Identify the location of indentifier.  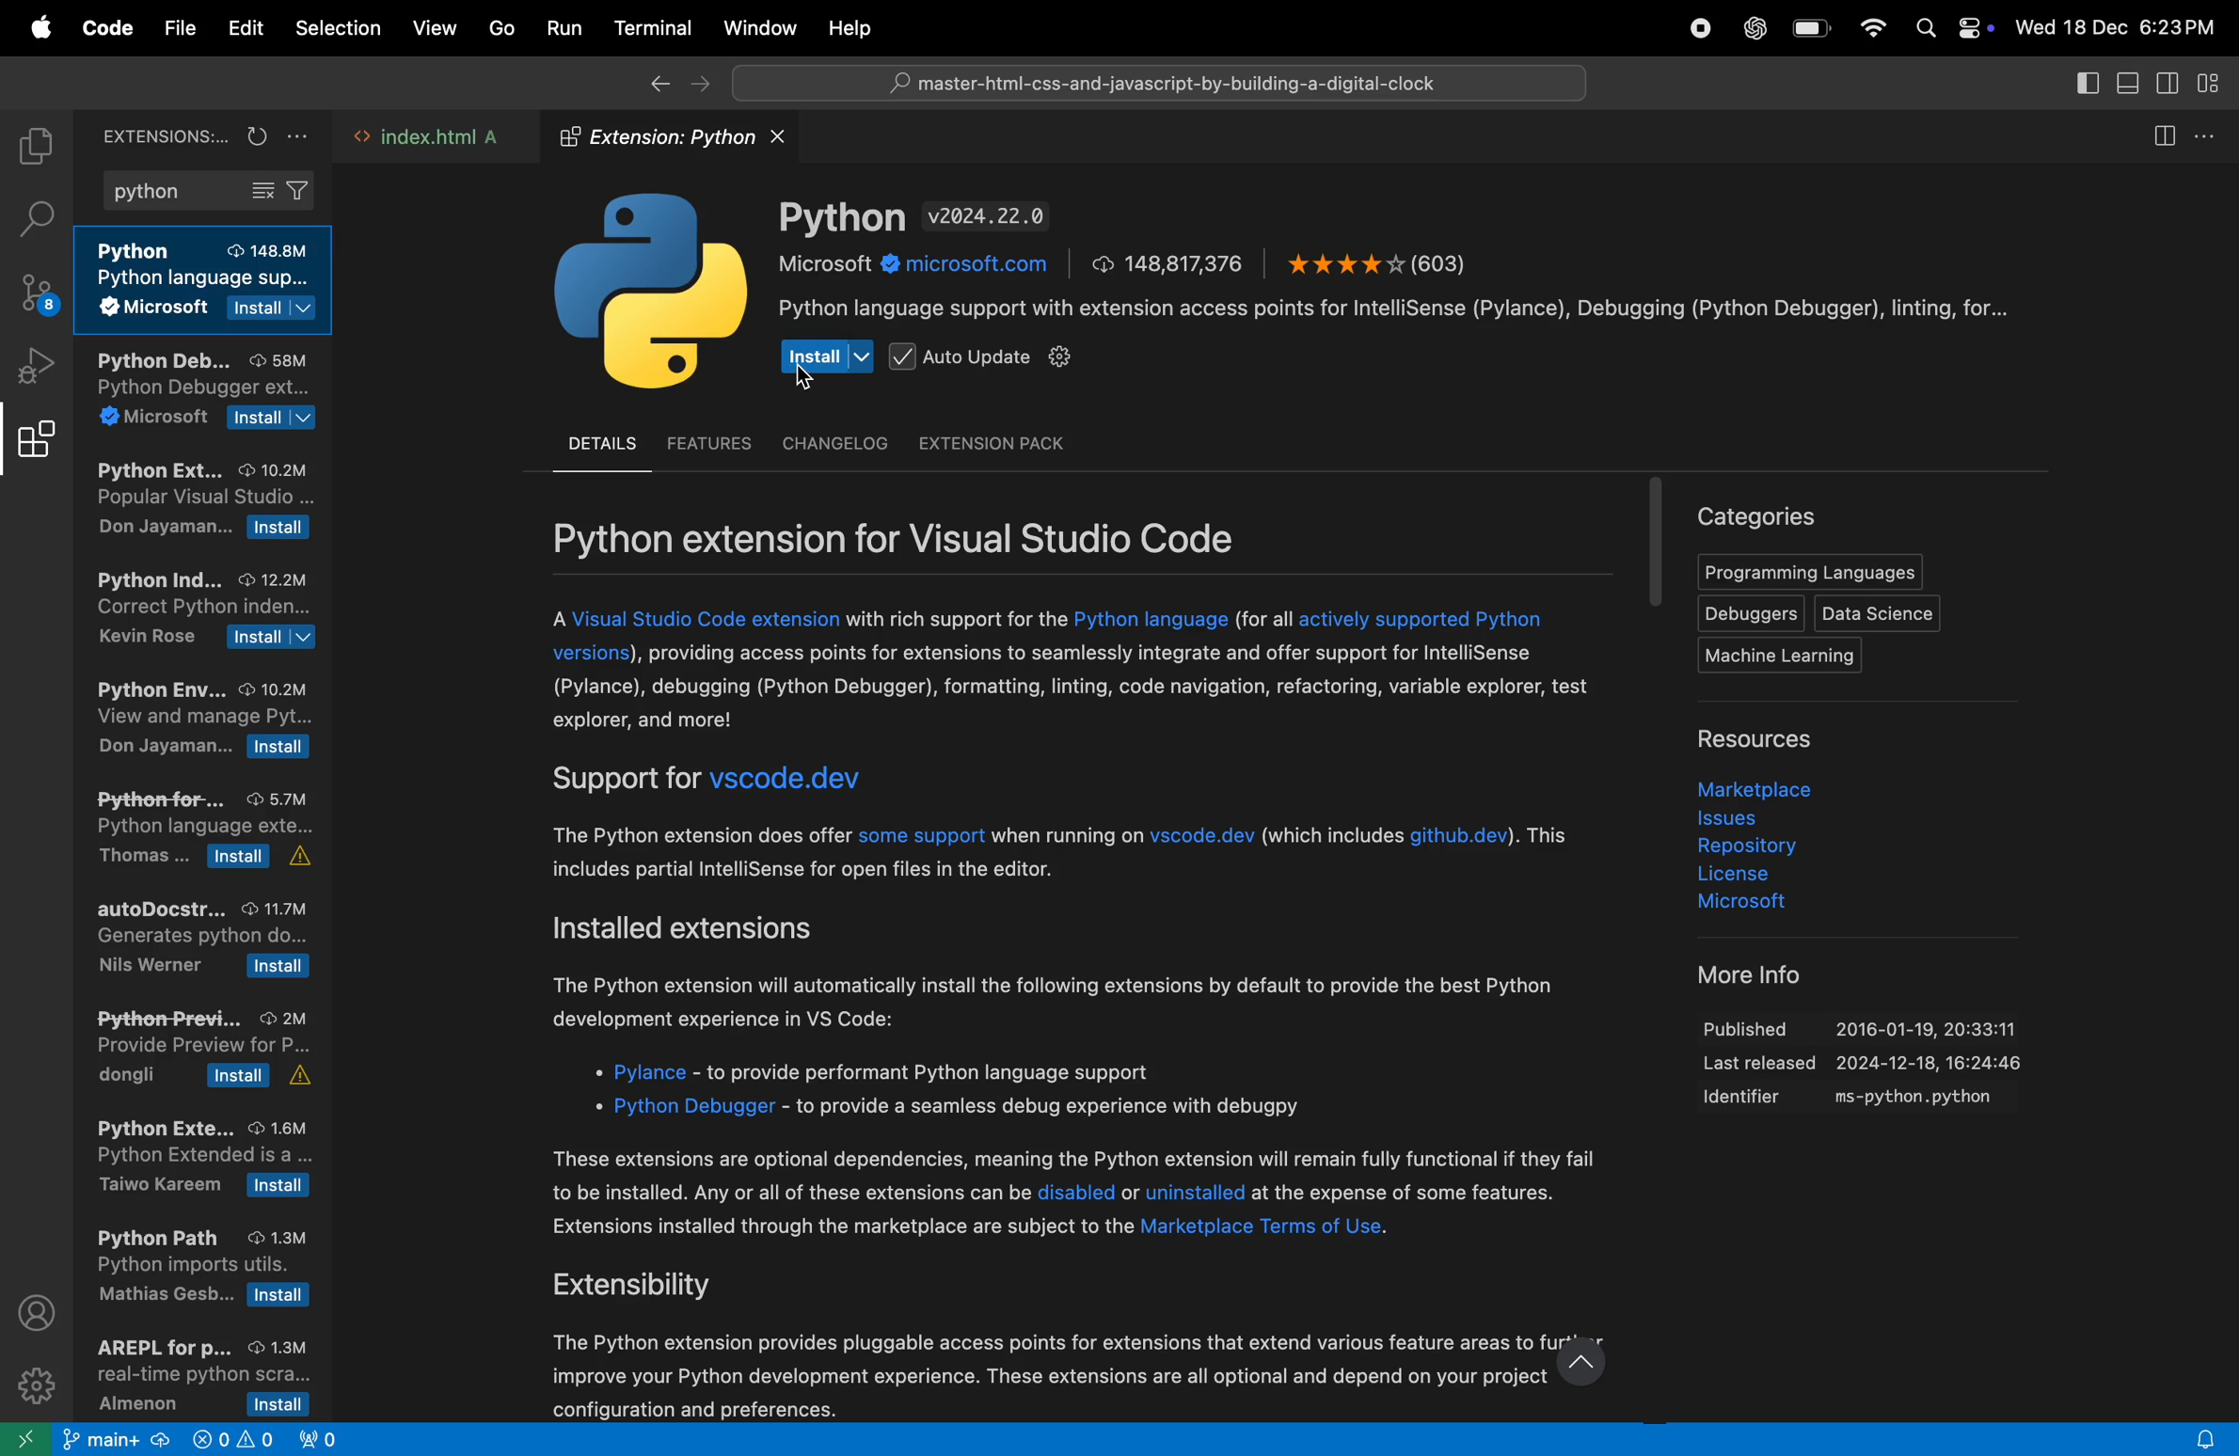
(1868, 1100).